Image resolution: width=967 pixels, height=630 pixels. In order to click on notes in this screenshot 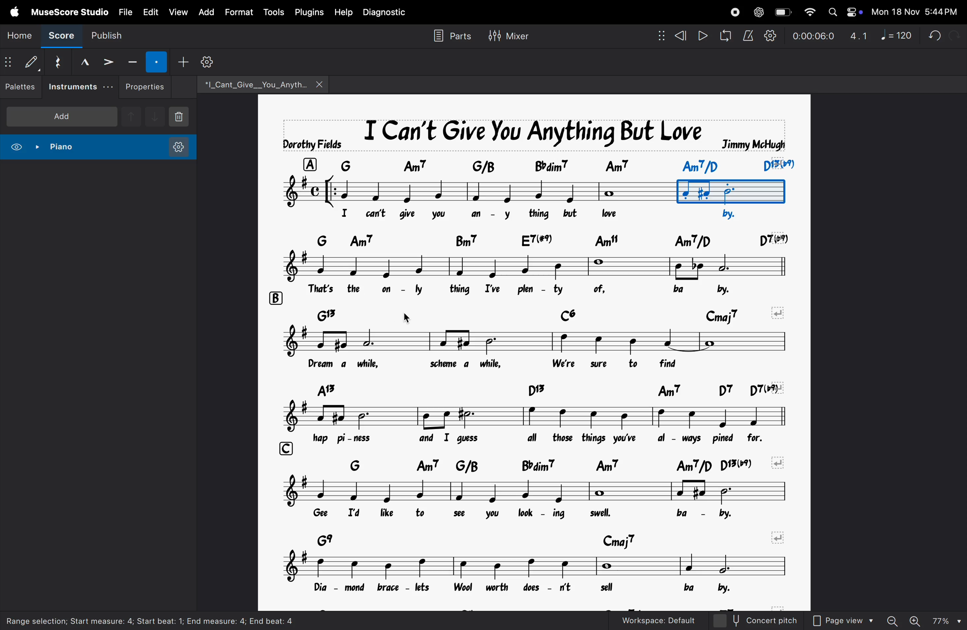, I will do `click(539, 363)`.